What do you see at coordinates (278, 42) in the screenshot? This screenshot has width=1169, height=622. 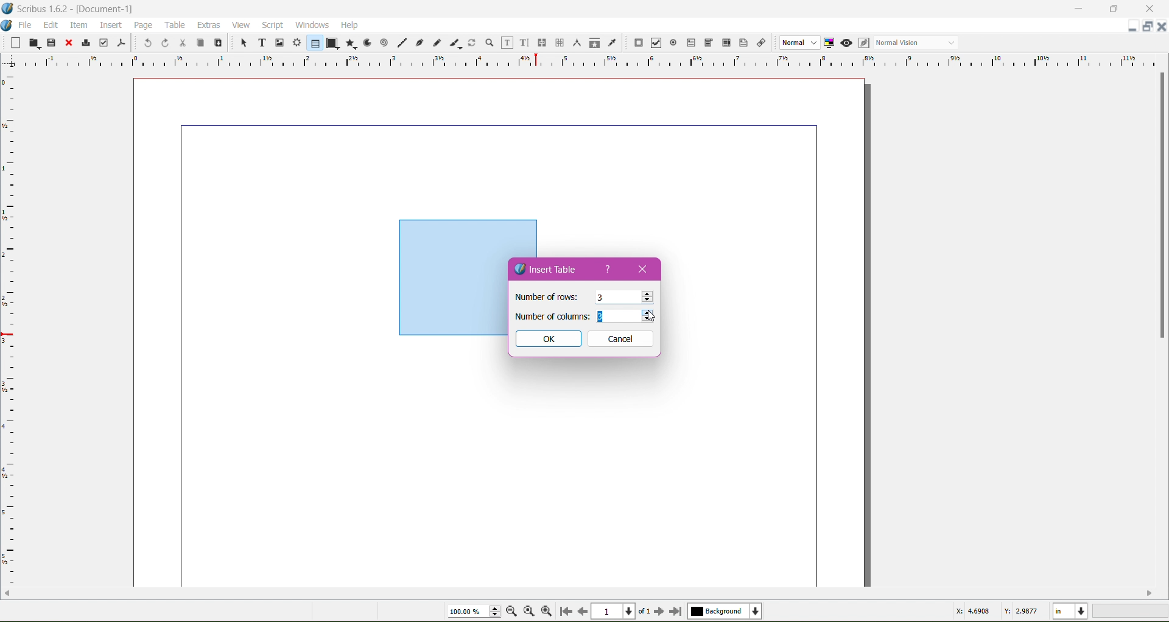 I see `Image Frame` at bounding box center [278, 42].